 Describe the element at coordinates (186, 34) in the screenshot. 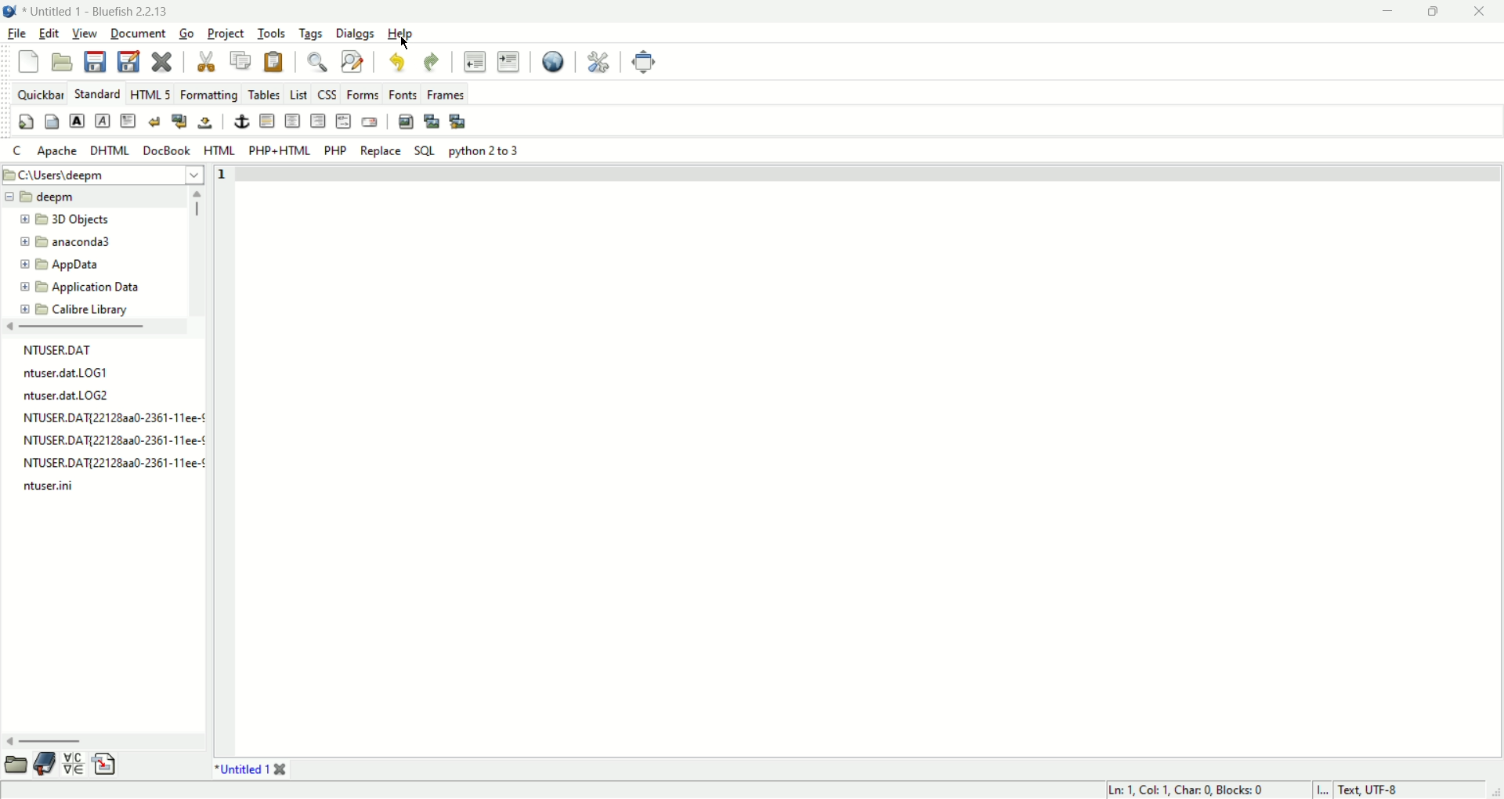

I see `go` at that location.